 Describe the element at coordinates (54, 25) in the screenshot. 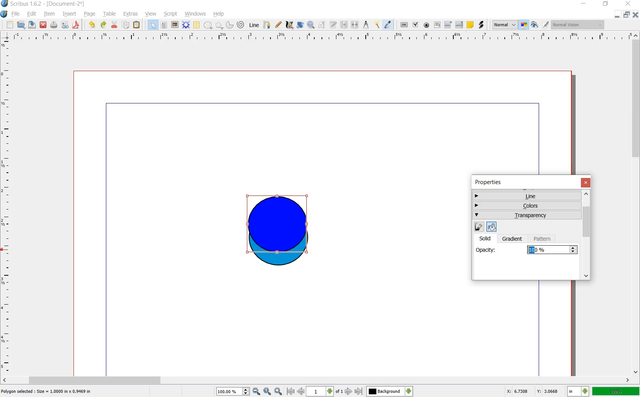

I see `print` at that location.